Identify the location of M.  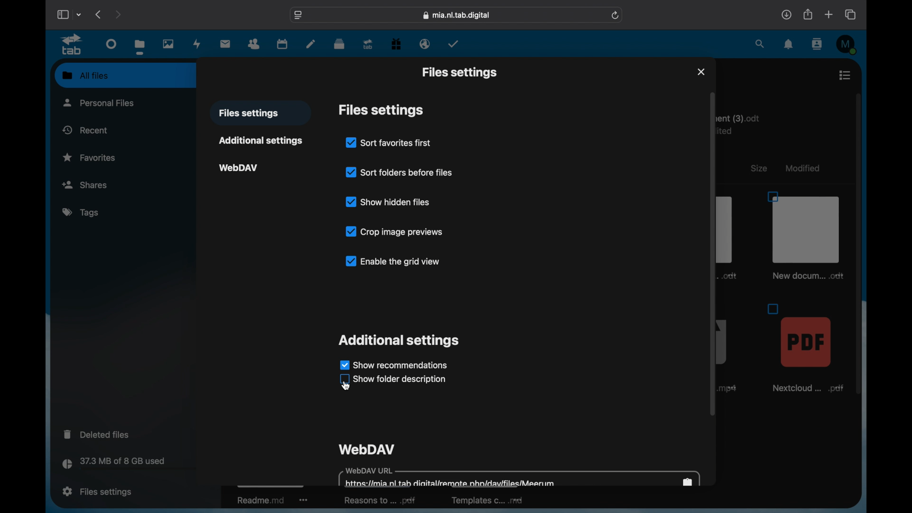
(847, 44).